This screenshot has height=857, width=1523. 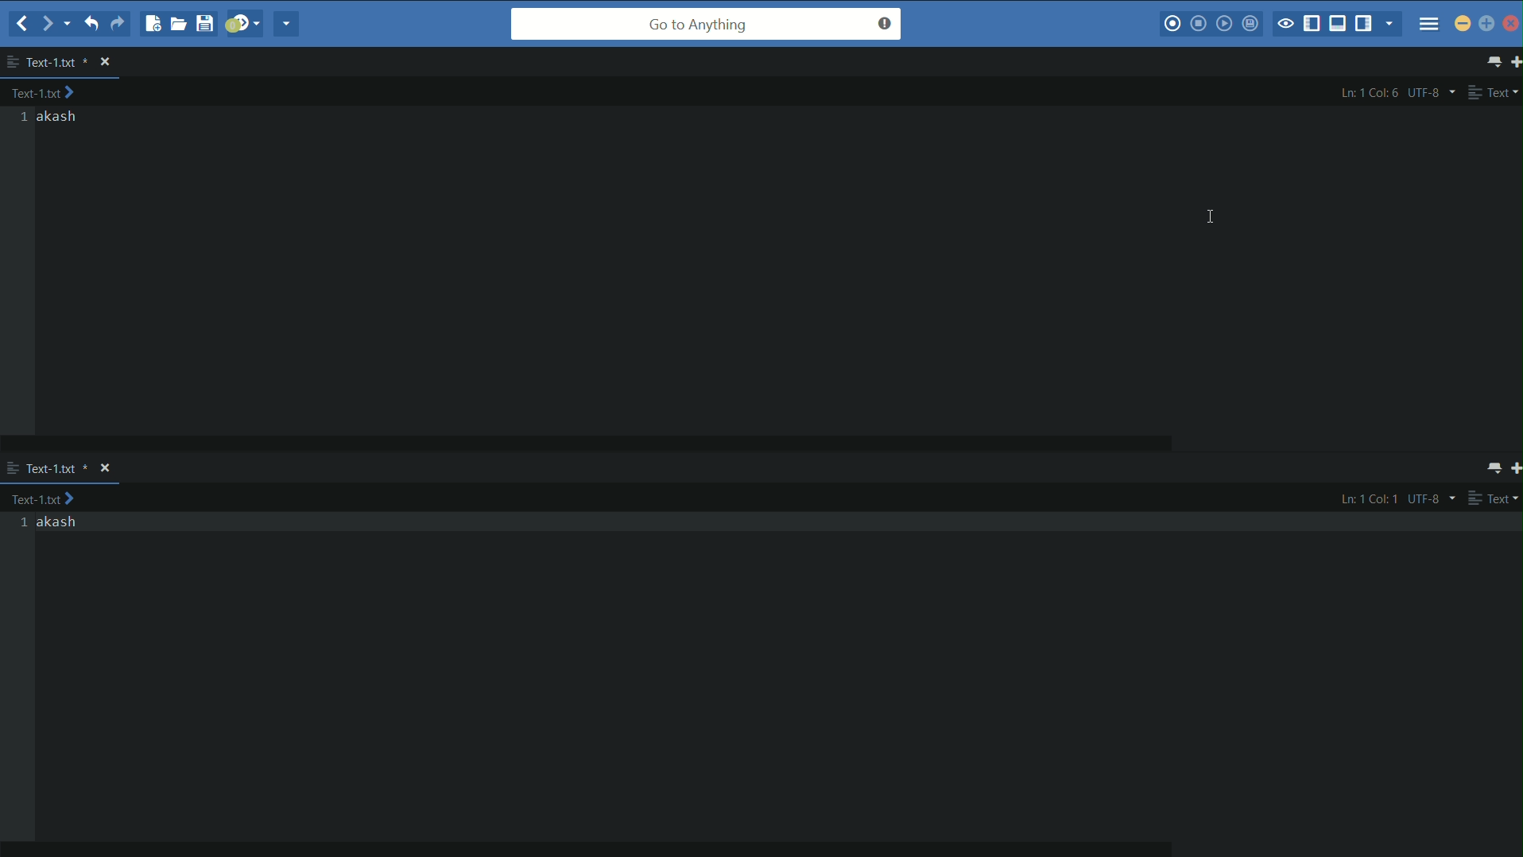 What do you see at coordinates (1463, 23) in the screenshot?
I see `minimize` at bounding box center [1463, 23].